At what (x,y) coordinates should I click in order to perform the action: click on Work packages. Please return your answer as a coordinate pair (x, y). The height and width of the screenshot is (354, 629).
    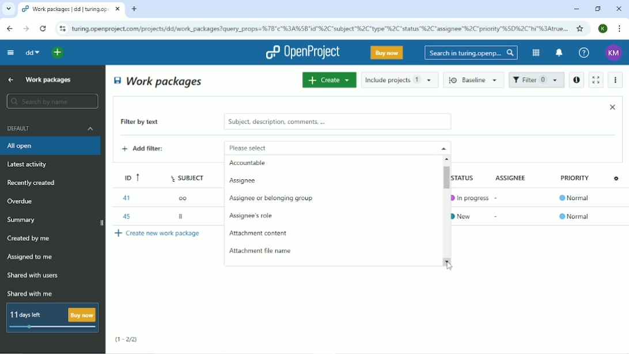
    Looking at the image, I should click on (159, 81).